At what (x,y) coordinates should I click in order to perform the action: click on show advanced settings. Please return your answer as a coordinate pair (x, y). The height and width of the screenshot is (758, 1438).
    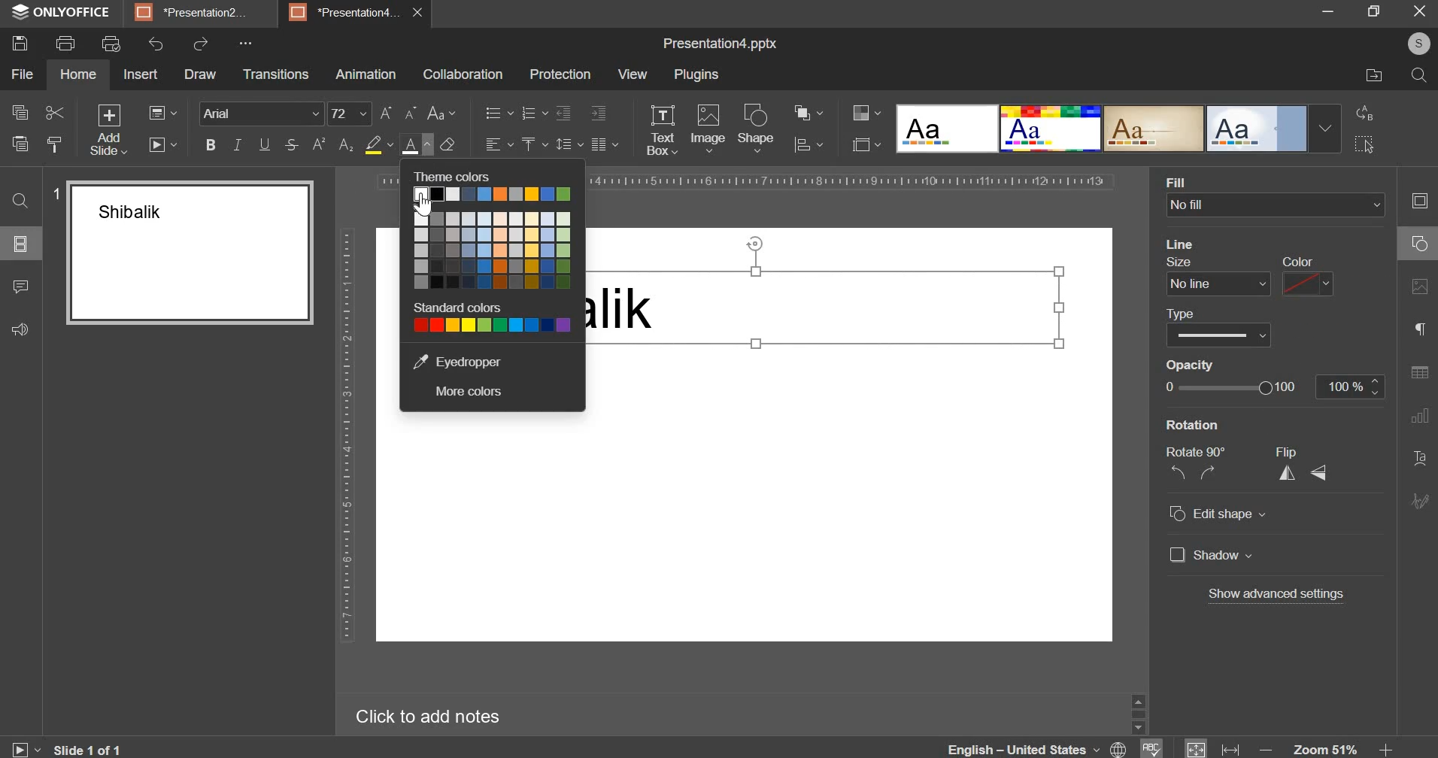
    Looking at the image, I should click on (1274, 595).